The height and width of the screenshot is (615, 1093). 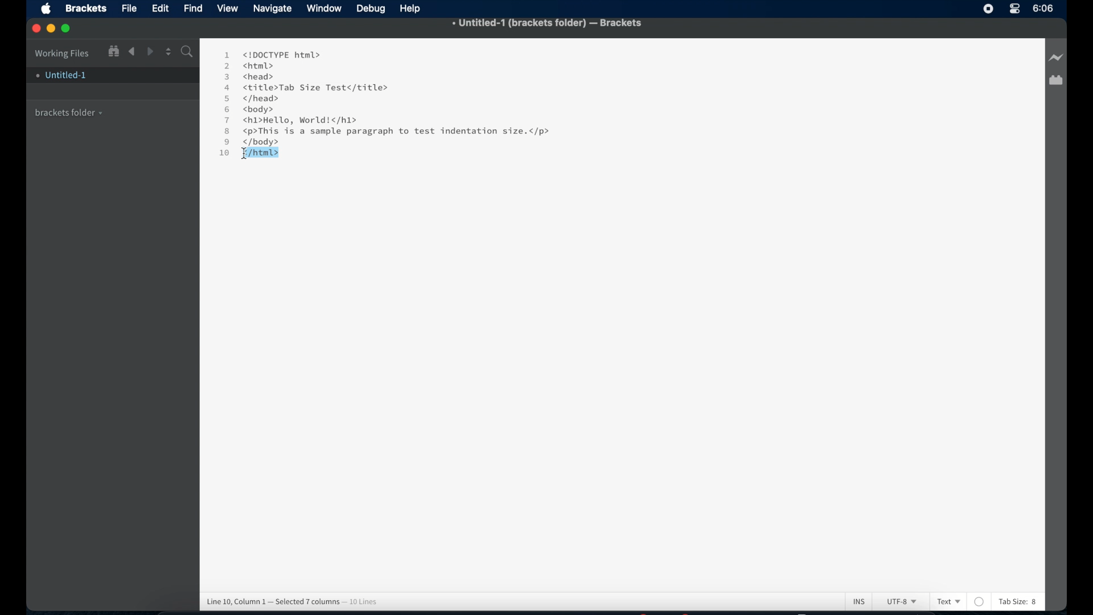 I want to click on Right, so click(x=151, y=51).